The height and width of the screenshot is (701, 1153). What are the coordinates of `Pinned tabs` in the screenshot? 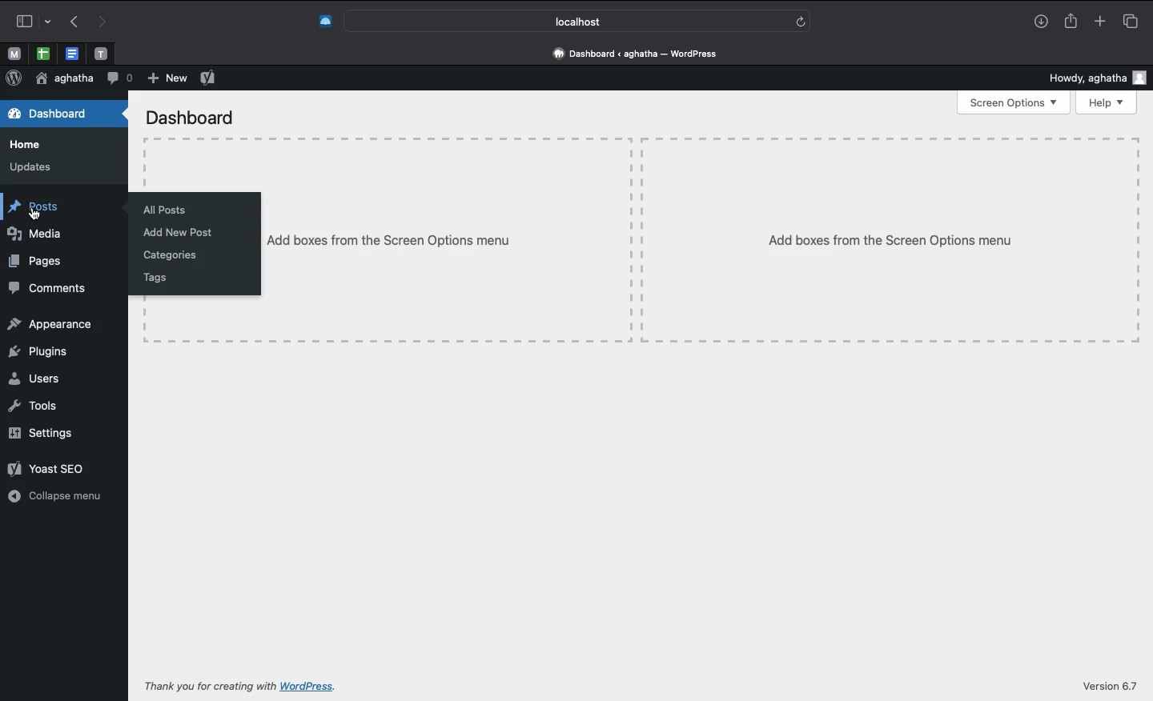 It's located at (12, 53).